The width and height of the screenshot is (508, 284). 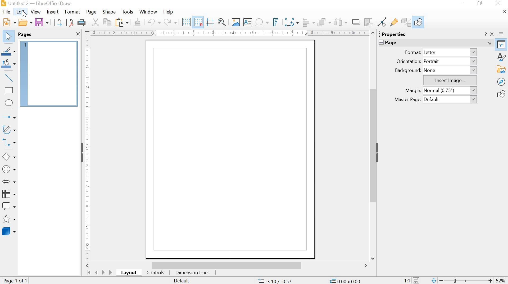 What do you see at coordinates (227, 265) in the screenshot?
I see `scrollbar` at bounding box center [227, 265].